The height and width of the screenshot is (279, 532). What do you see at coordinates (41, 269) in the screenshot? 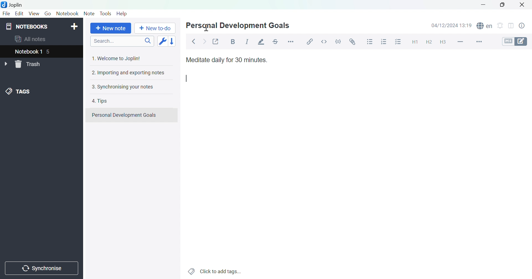
I see `Synchronise` at bounding box center [41, 269].